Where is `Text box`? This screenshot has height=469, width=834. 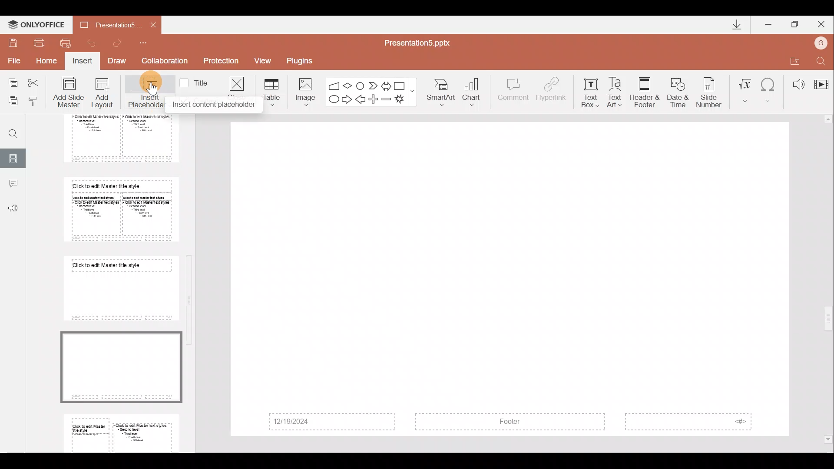 Text box is located at coordinates (590, 91).